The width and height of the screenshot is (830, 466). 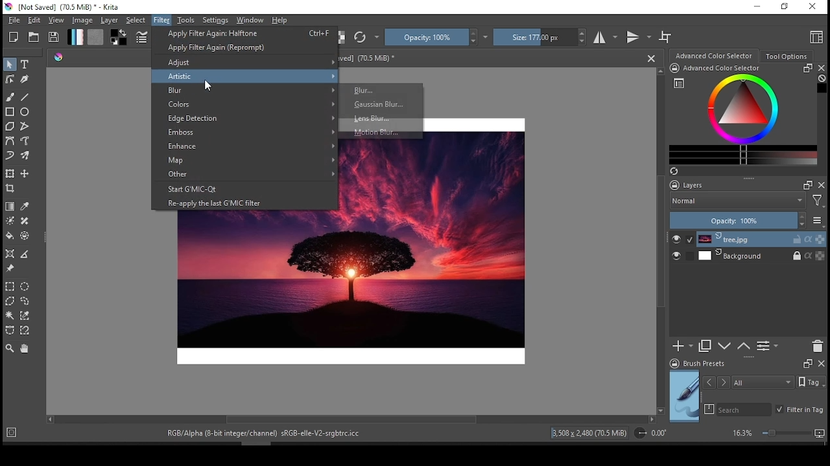 I want to click on colorize mask tool, so click(x=10, y=221).